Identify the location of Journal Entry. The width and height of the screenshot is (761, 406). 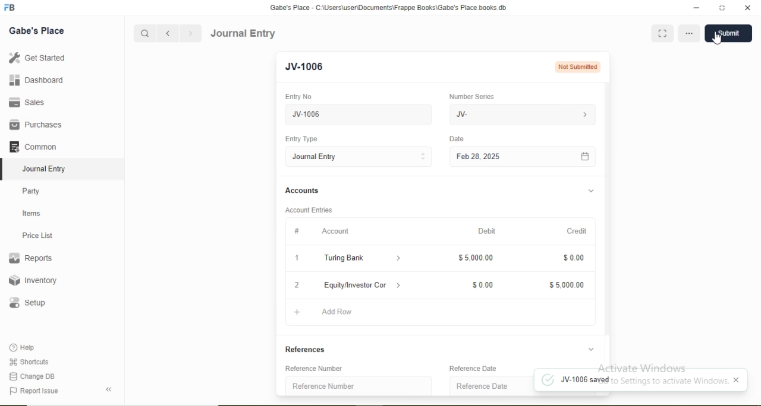
(45, 169).